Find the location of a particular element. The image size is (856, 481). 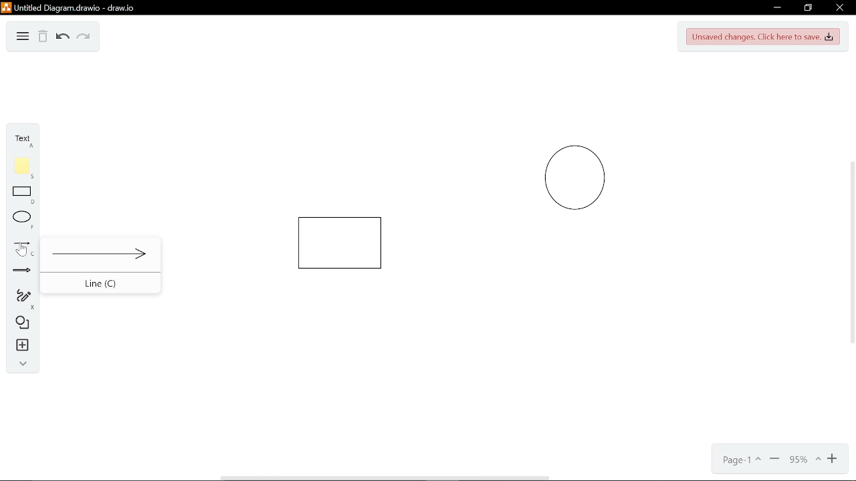

ELlippse is located at coordinates (21, 218).